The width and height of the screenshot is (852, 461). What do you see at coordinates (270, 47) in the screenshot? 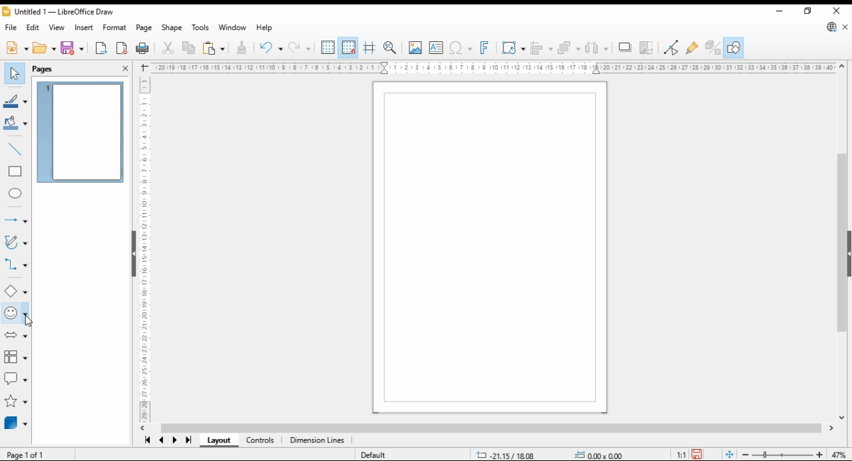
I see `undo` at bounding box center [270, 47].